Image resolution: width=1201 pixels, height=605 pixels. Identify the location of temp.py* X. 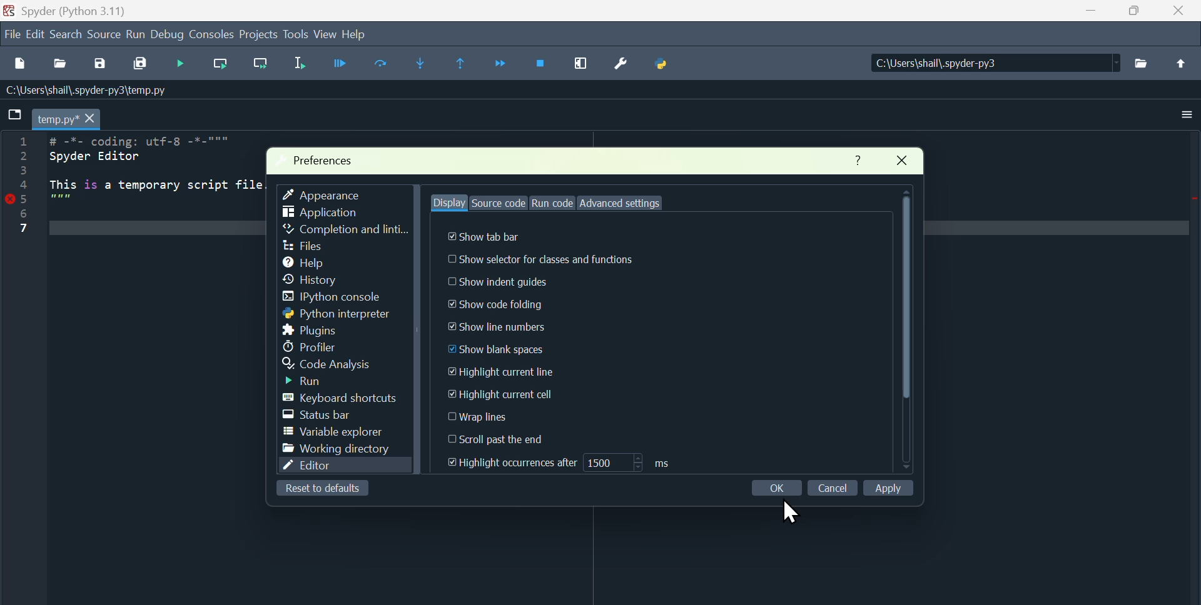
(66, 121).